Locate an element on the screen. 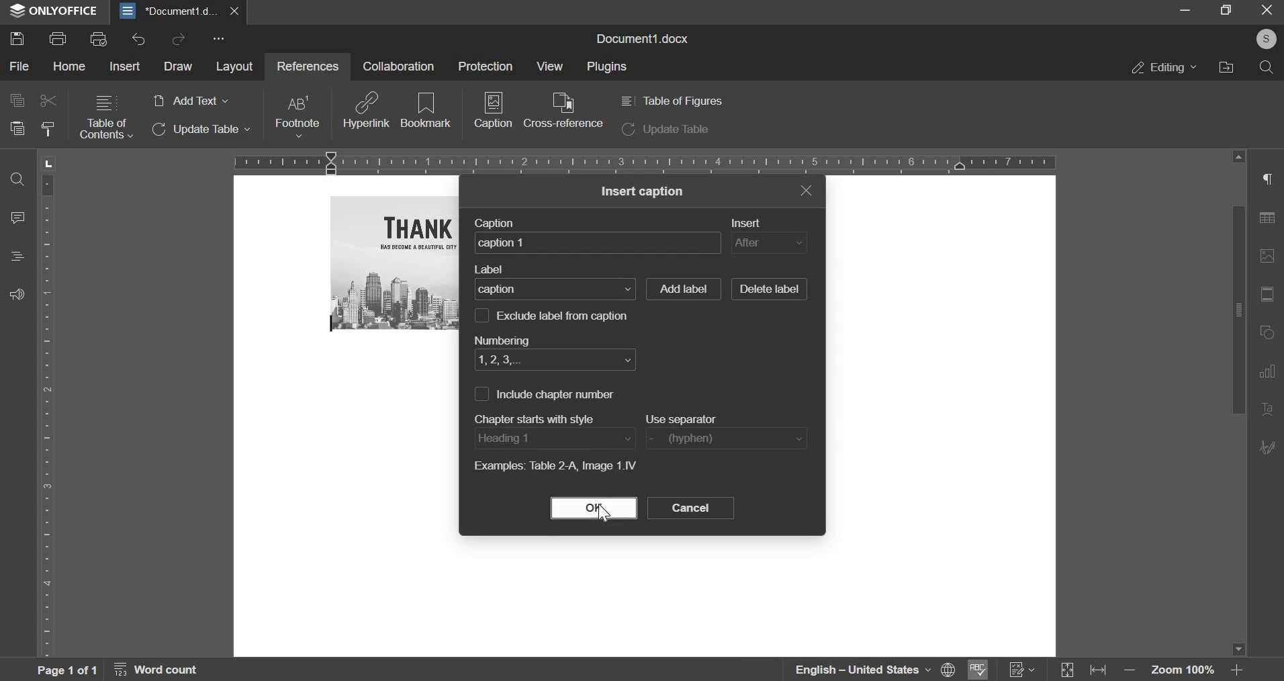  Chart is located at coordinates (1271, 371).